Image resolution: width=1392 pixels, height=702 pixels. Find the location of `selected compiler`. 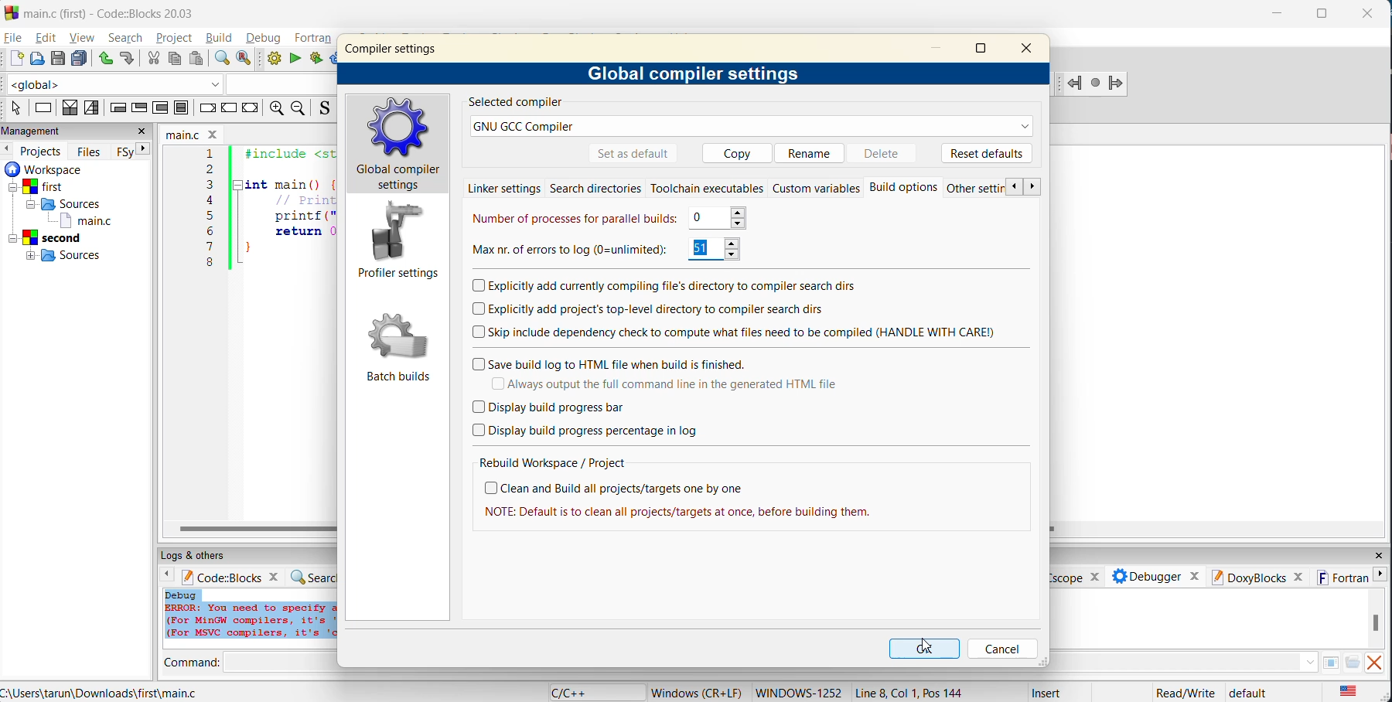

selected compiler is located at coordinates (520, 104).